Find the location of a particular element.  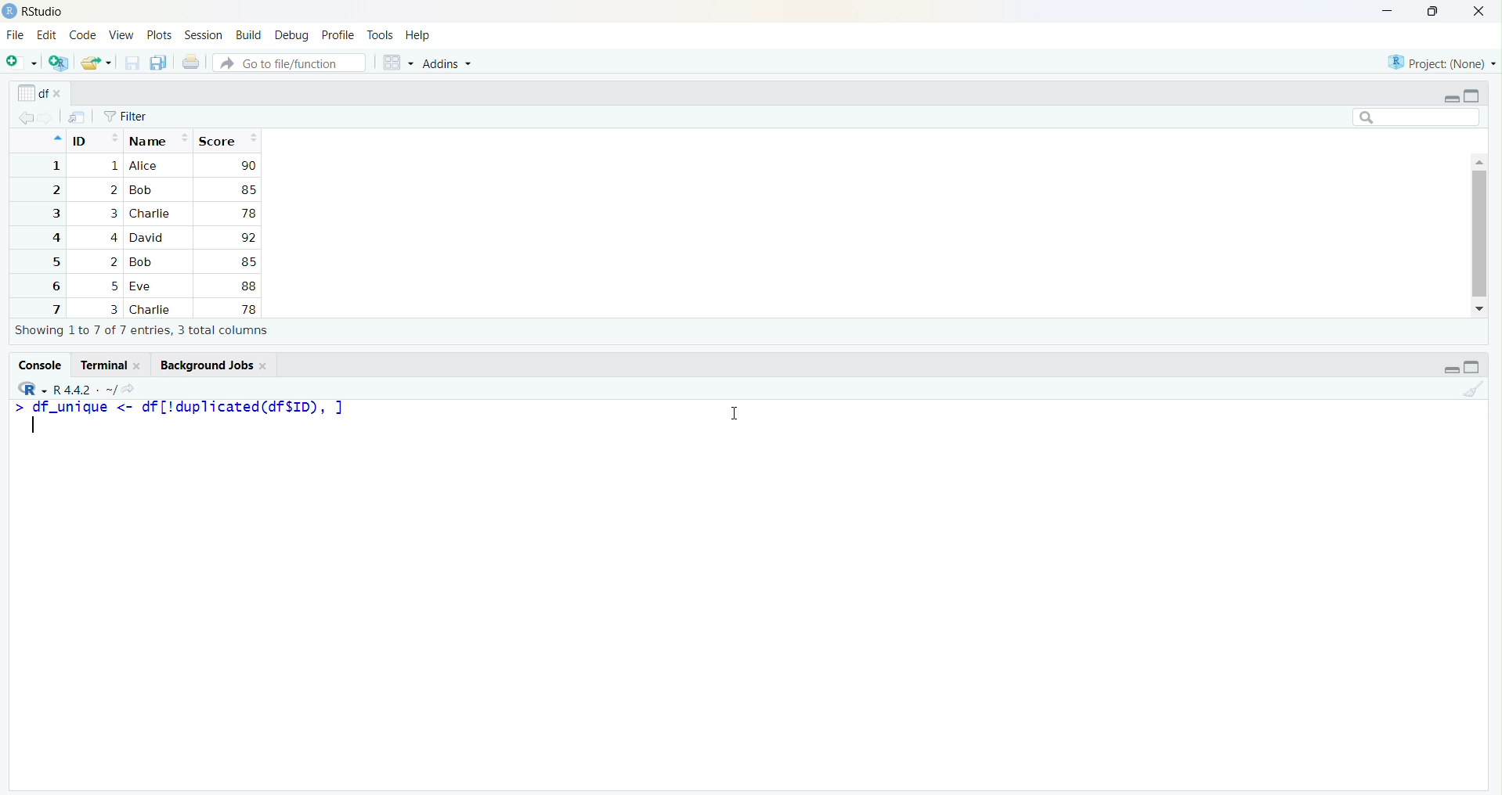

close is located at coordinates (140, 365).